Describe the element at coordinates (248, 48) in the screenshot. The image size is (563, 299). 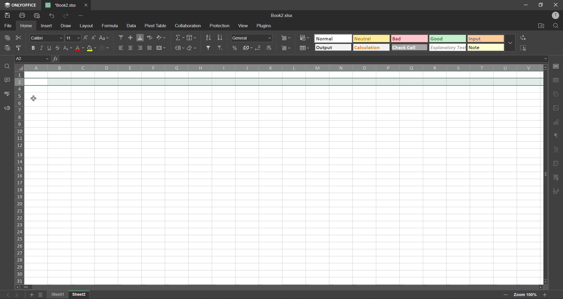
I see `accounting` at that location.